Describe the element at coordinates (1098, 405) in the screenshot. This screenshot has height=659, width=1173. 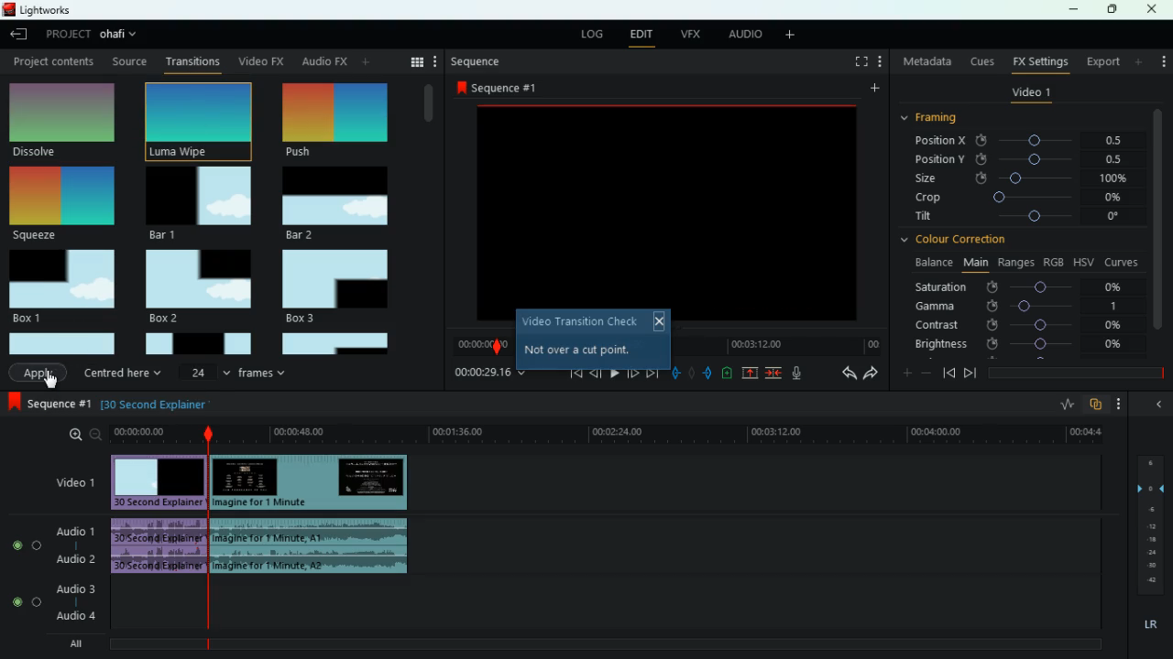
I see `overlap` at that location.